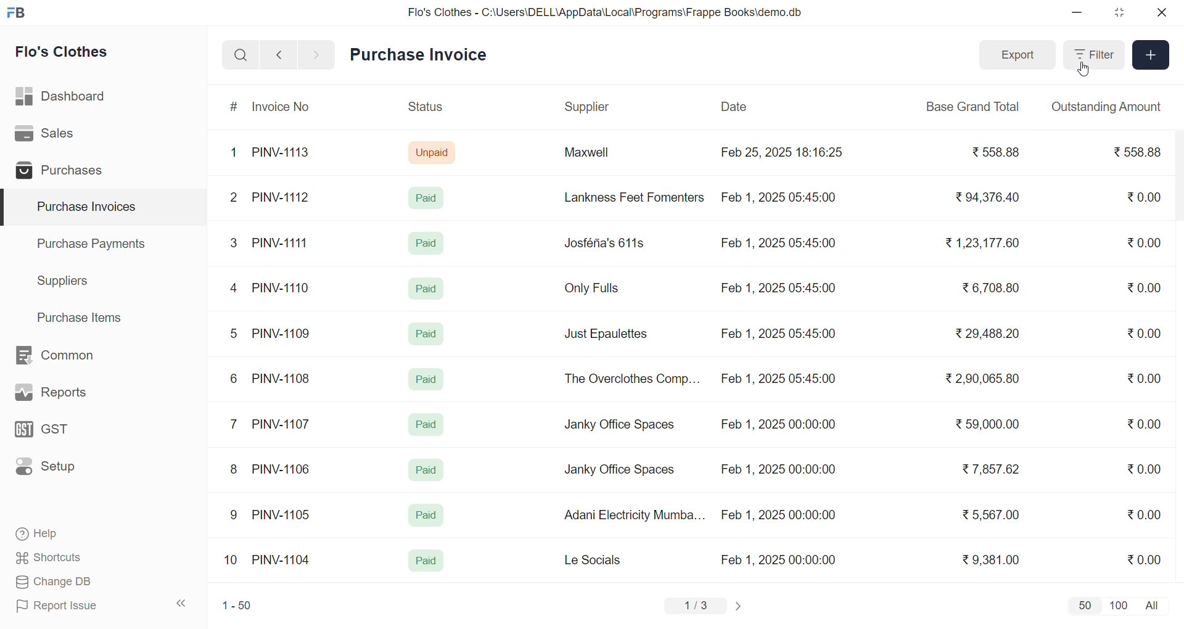  Describe the element at coordinates (969, 107) in the screenshot. I see `Base Grand Total` at that location.